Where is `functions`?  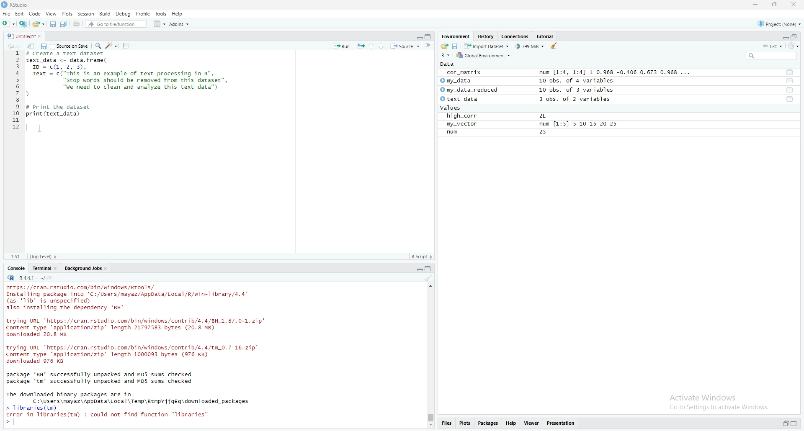 functions is located at coordinates (790, 100).